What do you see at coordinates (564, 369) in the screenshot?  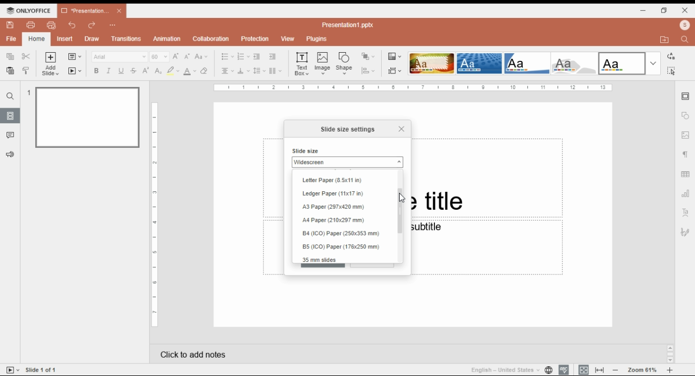 I see `spell check` at bounding box center [564, 369].